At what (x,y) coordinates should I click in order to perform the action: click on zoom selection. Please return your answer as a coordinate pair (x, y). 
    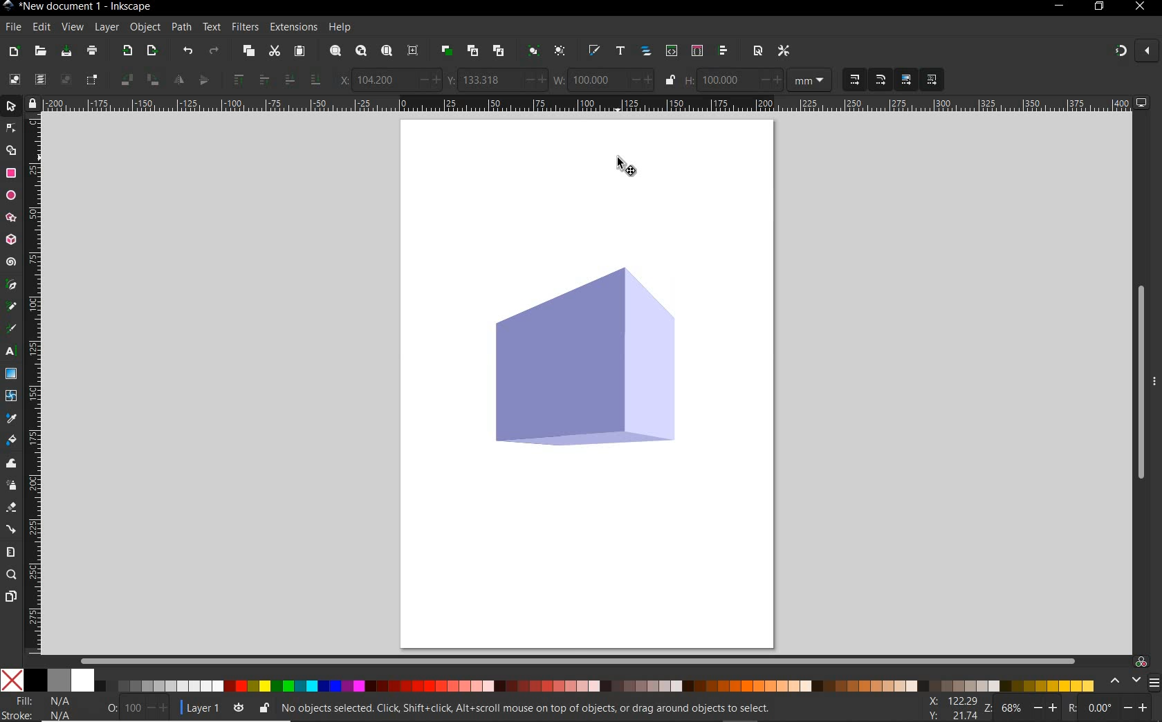
    Looking at the image, I should click on (335, 50).